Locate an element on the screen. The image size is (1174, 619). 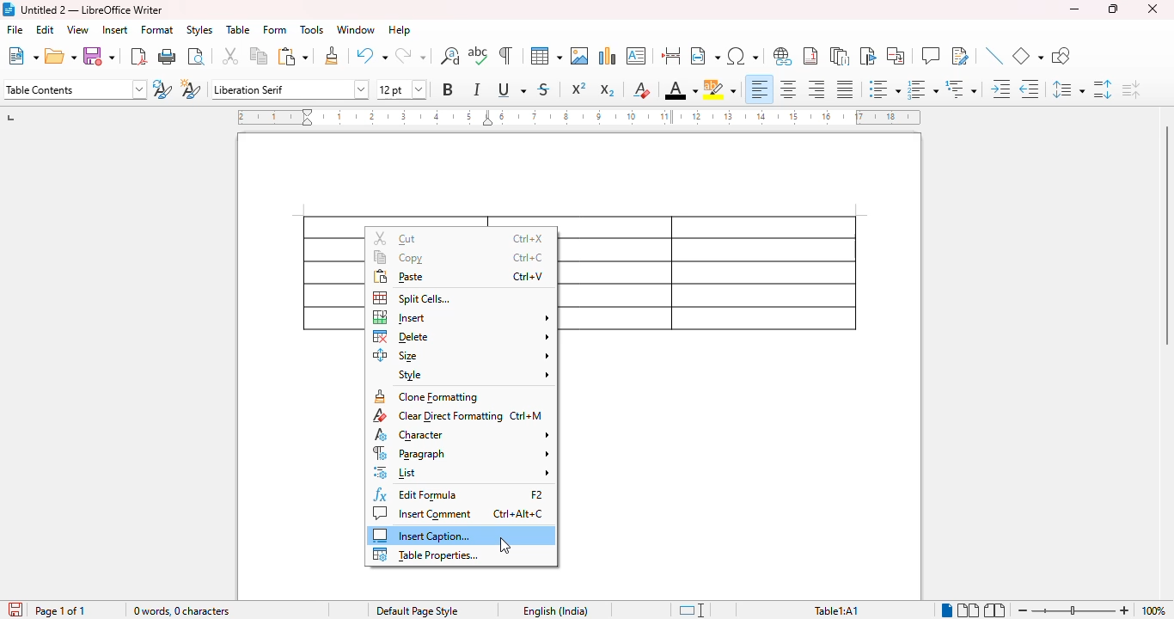
insert chart is located at coordinates (608, 56).